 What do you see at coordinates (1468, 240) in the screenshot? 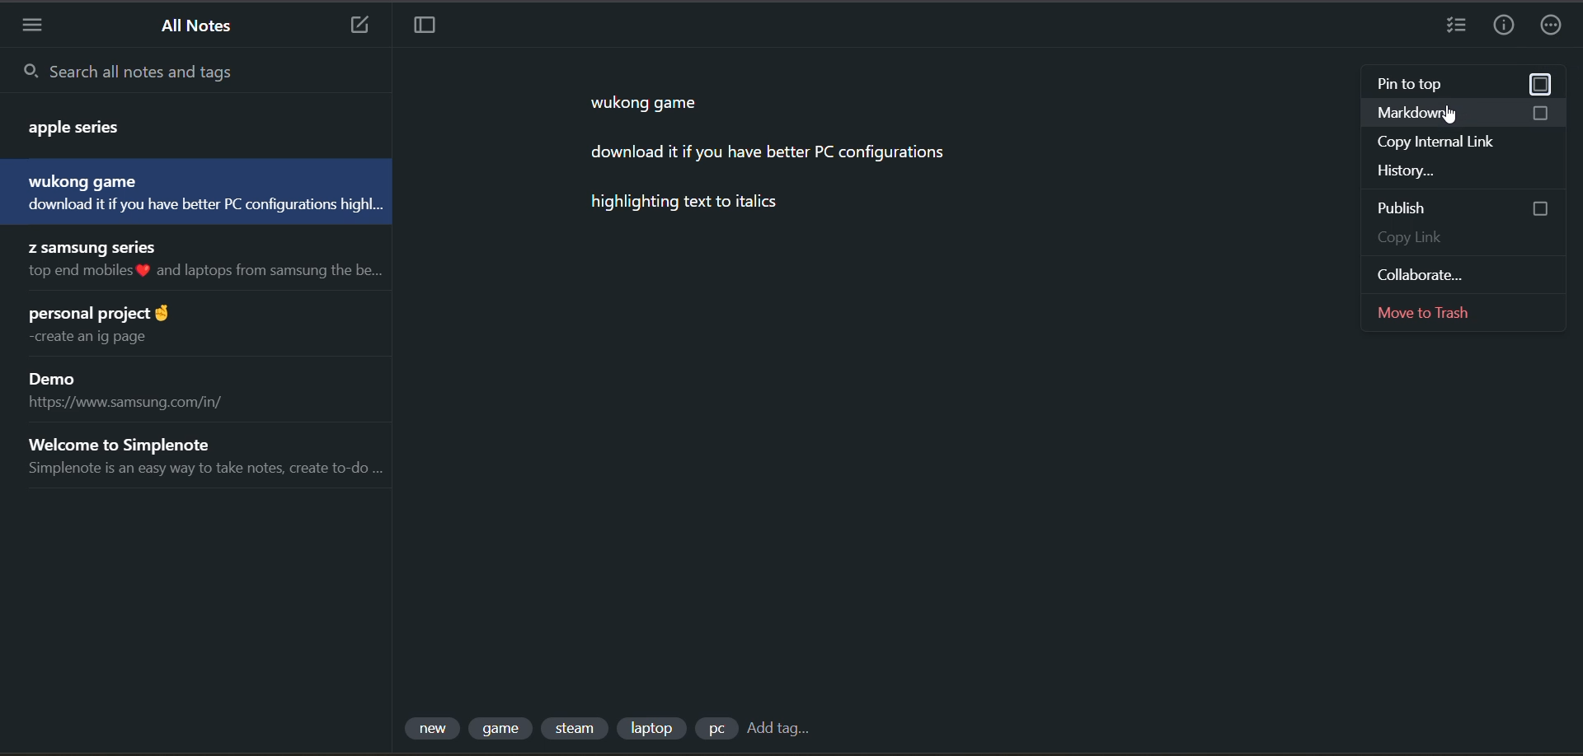
I see `copy link` at bounding box center [1468, 240].